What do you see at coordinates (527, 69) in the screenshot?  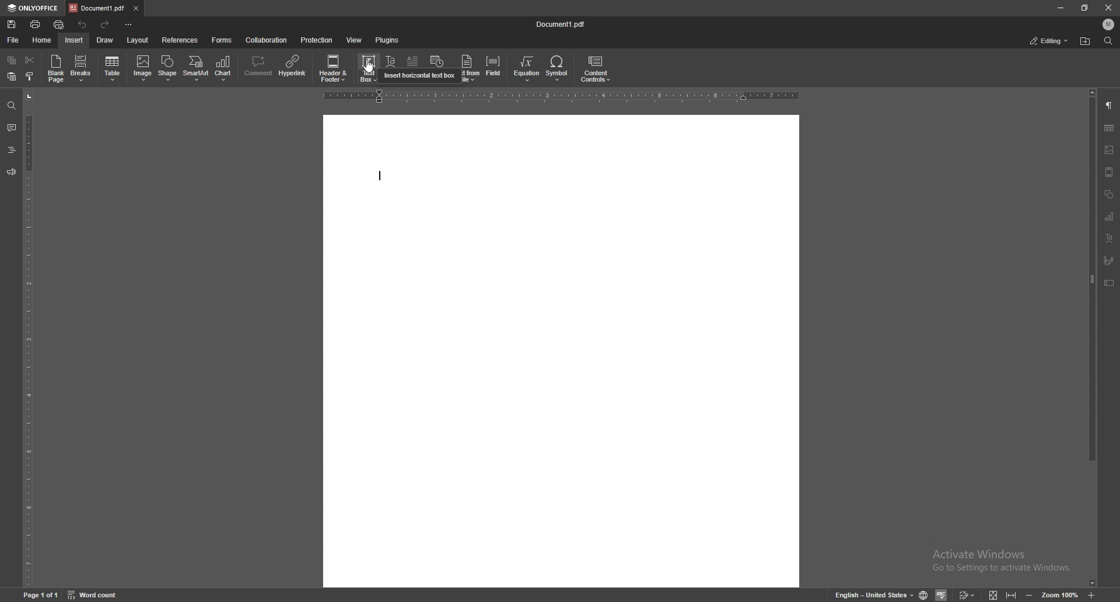 I see `equation` at bounding box center [527, 69].